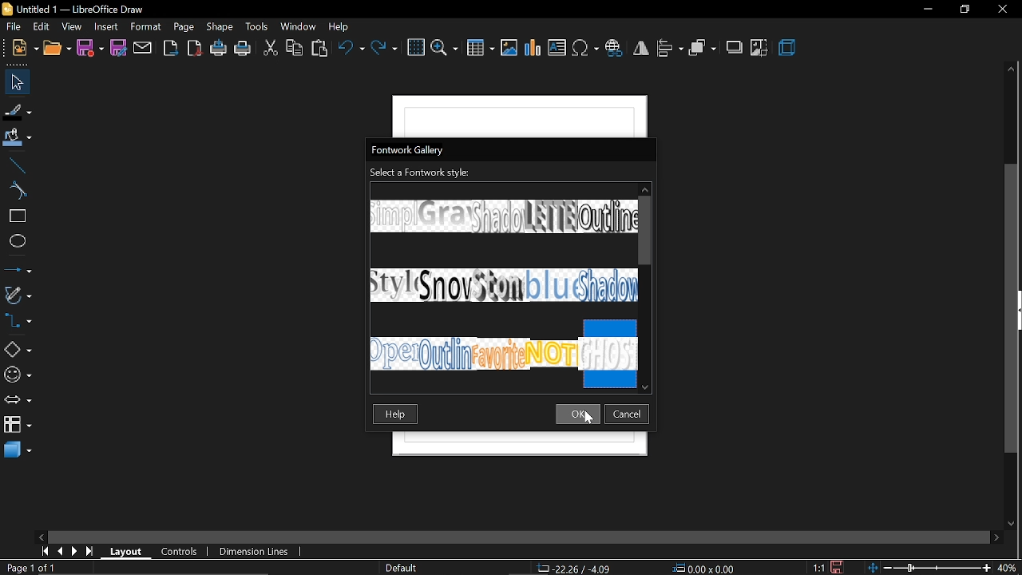 The width and height of the screenshot is (1022, 575). Describe the element at coordinates (14, 81) in the screenshot. I see `select` at that location.